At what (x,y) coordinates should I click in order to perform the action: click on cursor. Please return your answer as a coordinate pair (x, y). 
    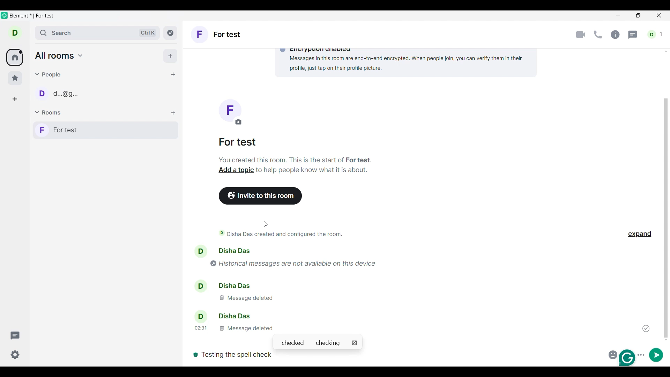
    Looking at the image, I should click on (267, 224).